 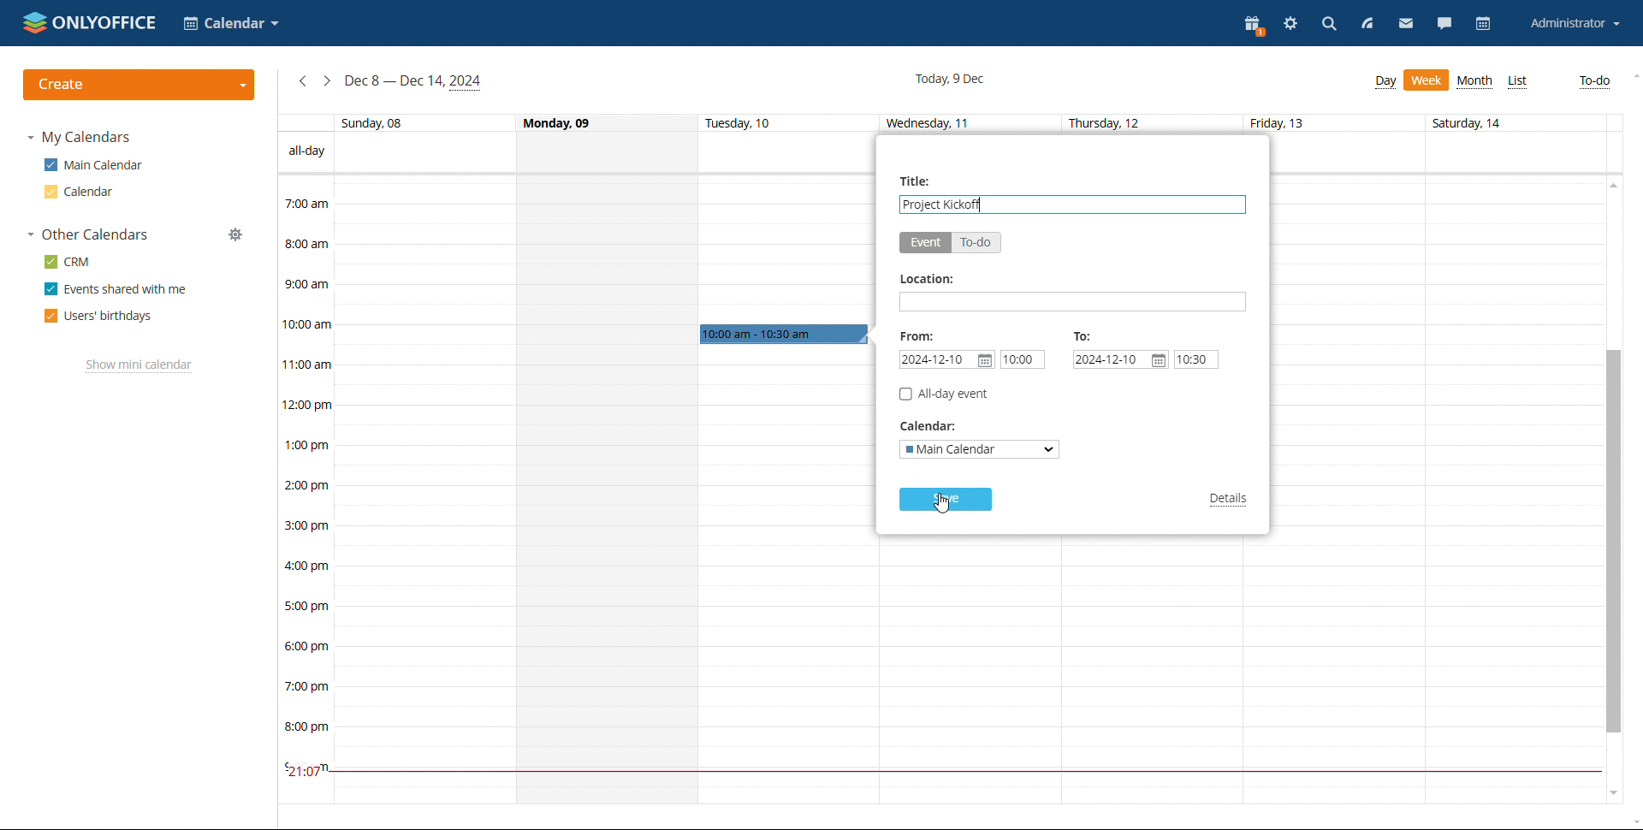 I want to click on end date, so click(x=1120, y=359).